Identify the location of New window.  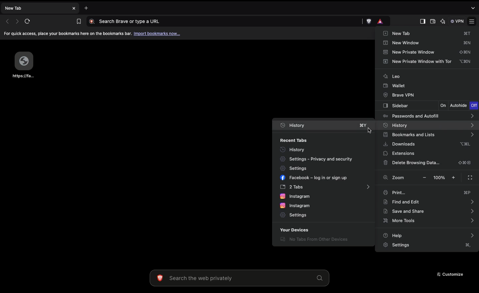
(424, 44).